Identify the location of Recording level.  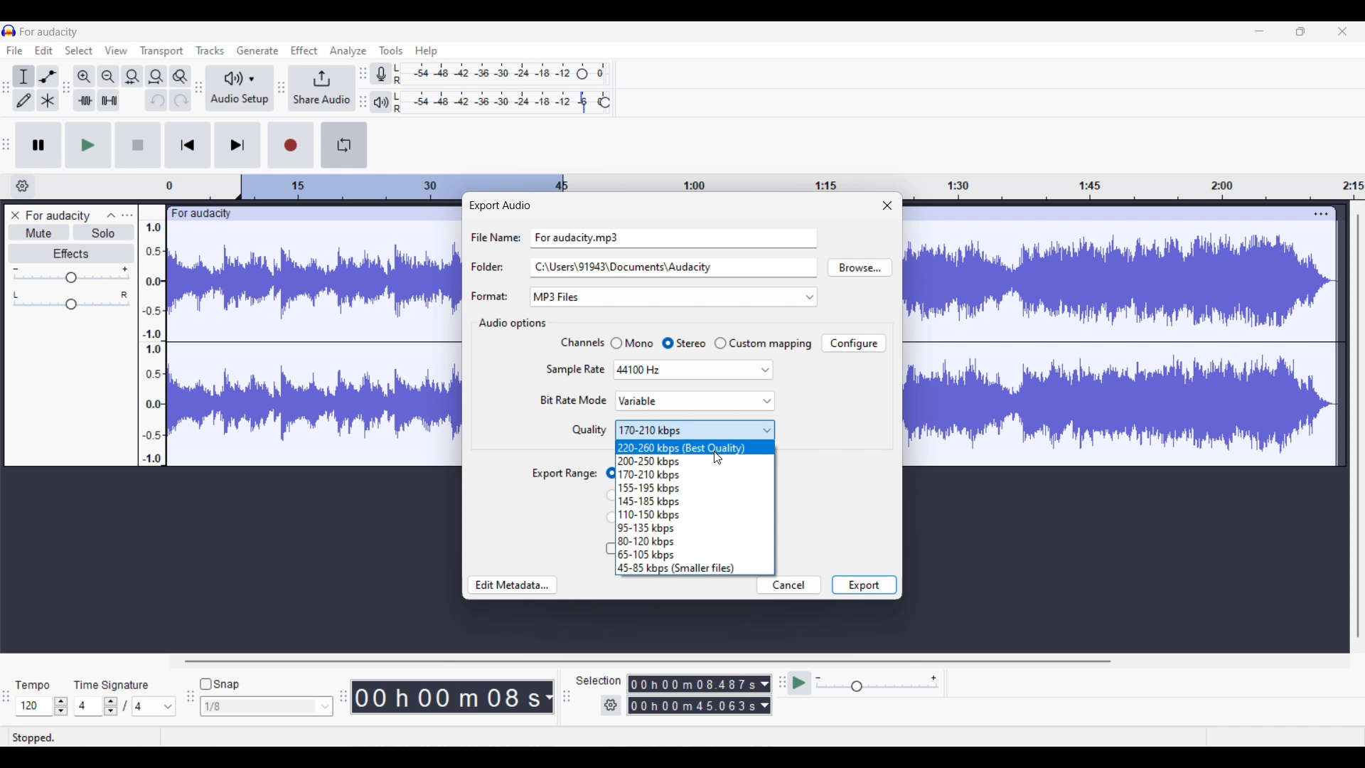
(483, 74).